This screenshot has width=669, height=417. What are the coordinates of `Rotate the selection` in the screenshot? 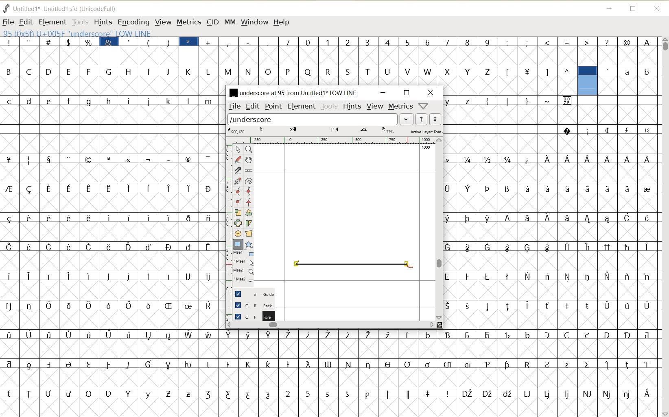 It's located at (249, 213).